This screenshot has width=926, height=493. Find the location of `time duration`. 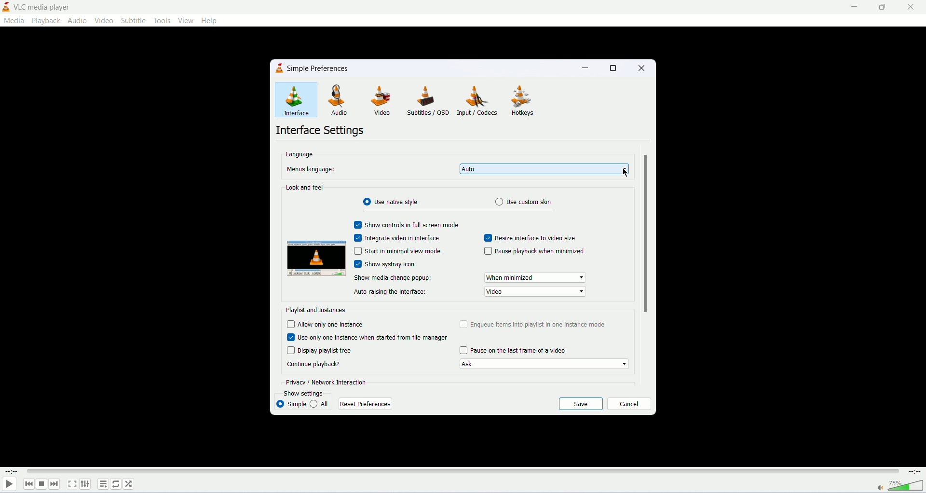

time duration is located at coordinates (915, 471).